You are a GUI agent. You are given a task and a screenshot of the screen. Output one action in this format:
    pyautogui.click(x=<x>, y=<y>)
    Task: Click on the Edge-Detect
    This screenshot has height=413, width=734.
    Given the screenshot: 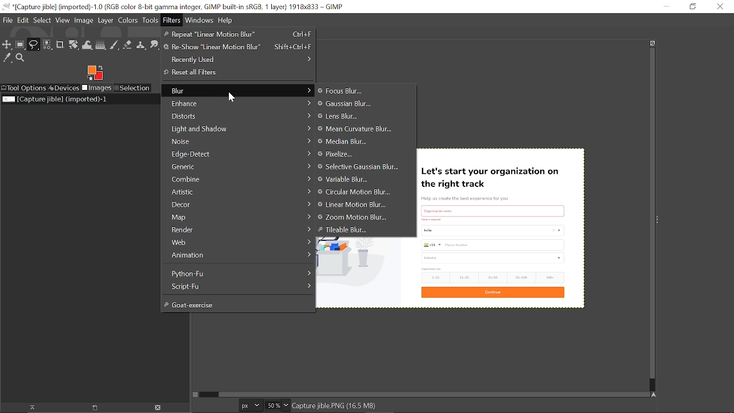 What is the action you would take?
    pyautogui.click(x=237, y=154)
    